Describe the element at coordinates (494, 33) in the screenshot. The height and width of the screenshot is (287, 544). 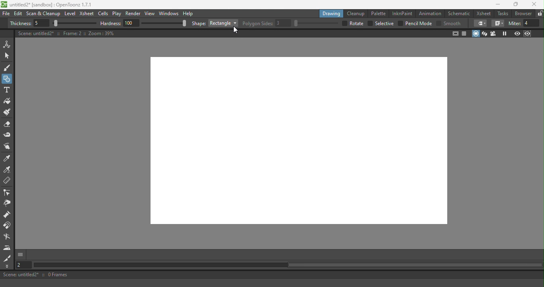
I see `Camera view` at that location.